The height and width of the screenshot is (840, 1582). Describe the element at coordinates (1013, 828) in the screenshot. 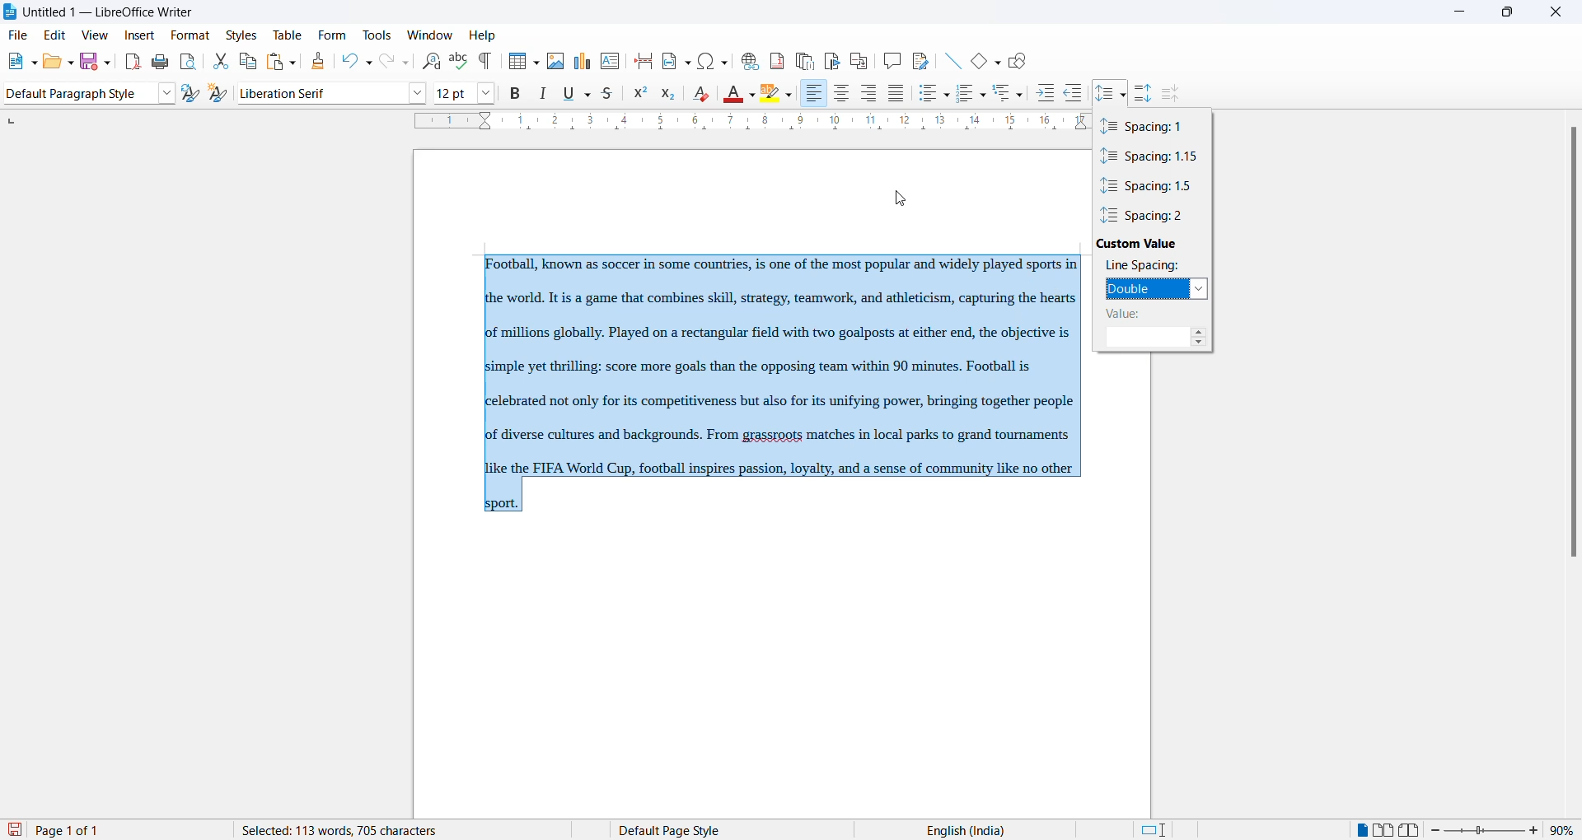

I see `text language` at that location.